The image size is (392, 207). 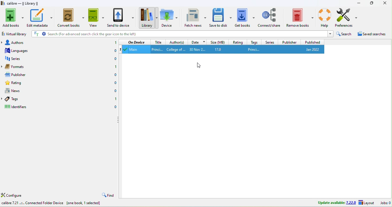 What do you see at coordinates (197, 42) in the screenshot?
I see `date` at bounding box center [197, 42].